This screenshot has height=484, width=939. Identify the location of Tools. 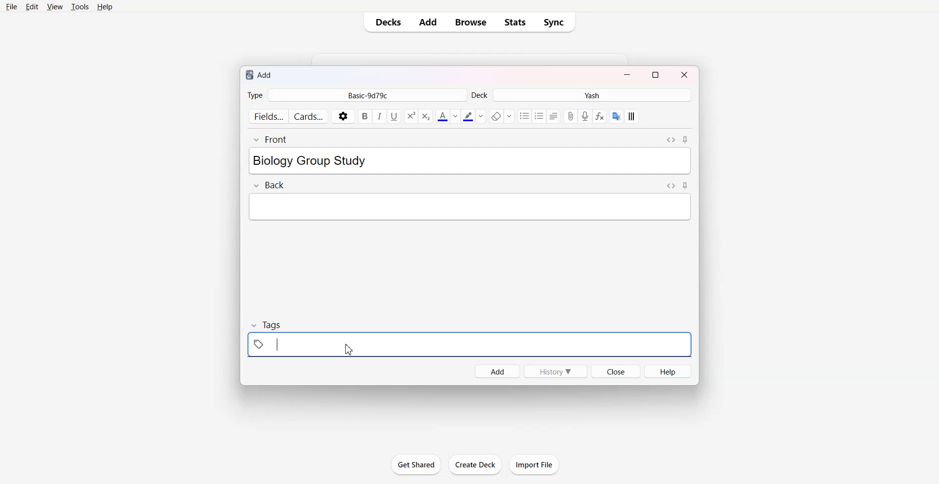
(80, 7).